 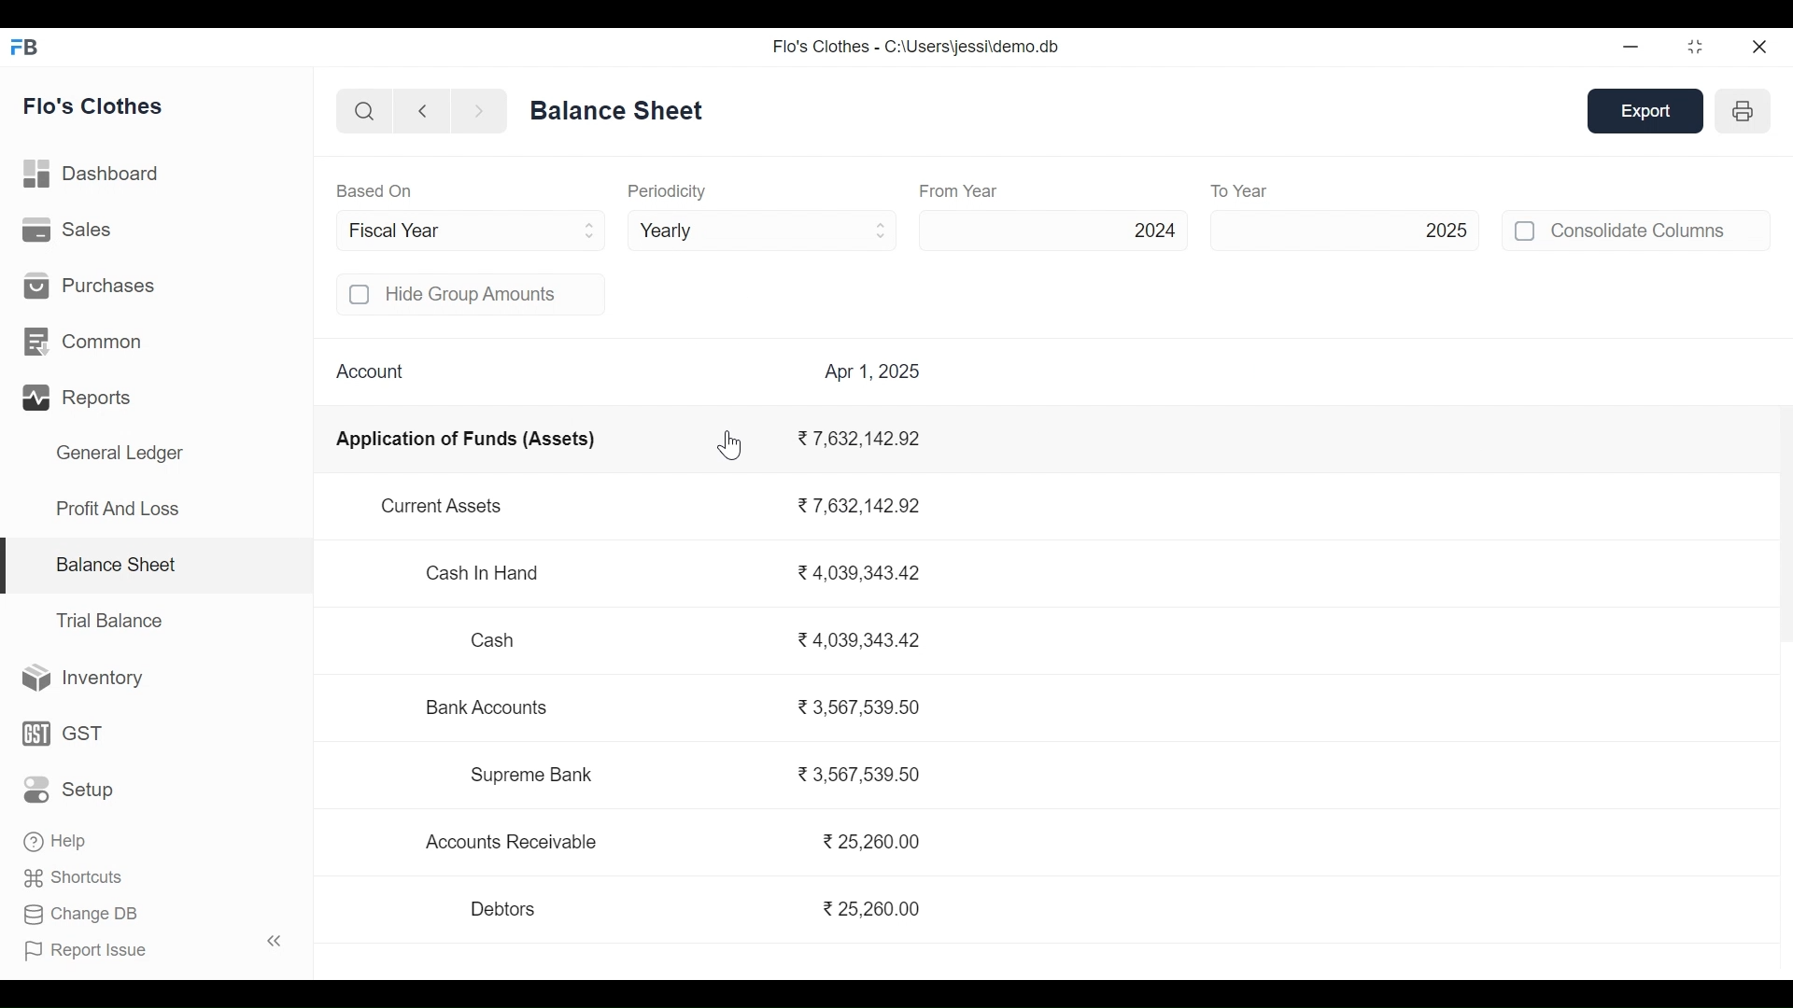 I want to click on Consolidate Columns, so click(x=1660, y=230).